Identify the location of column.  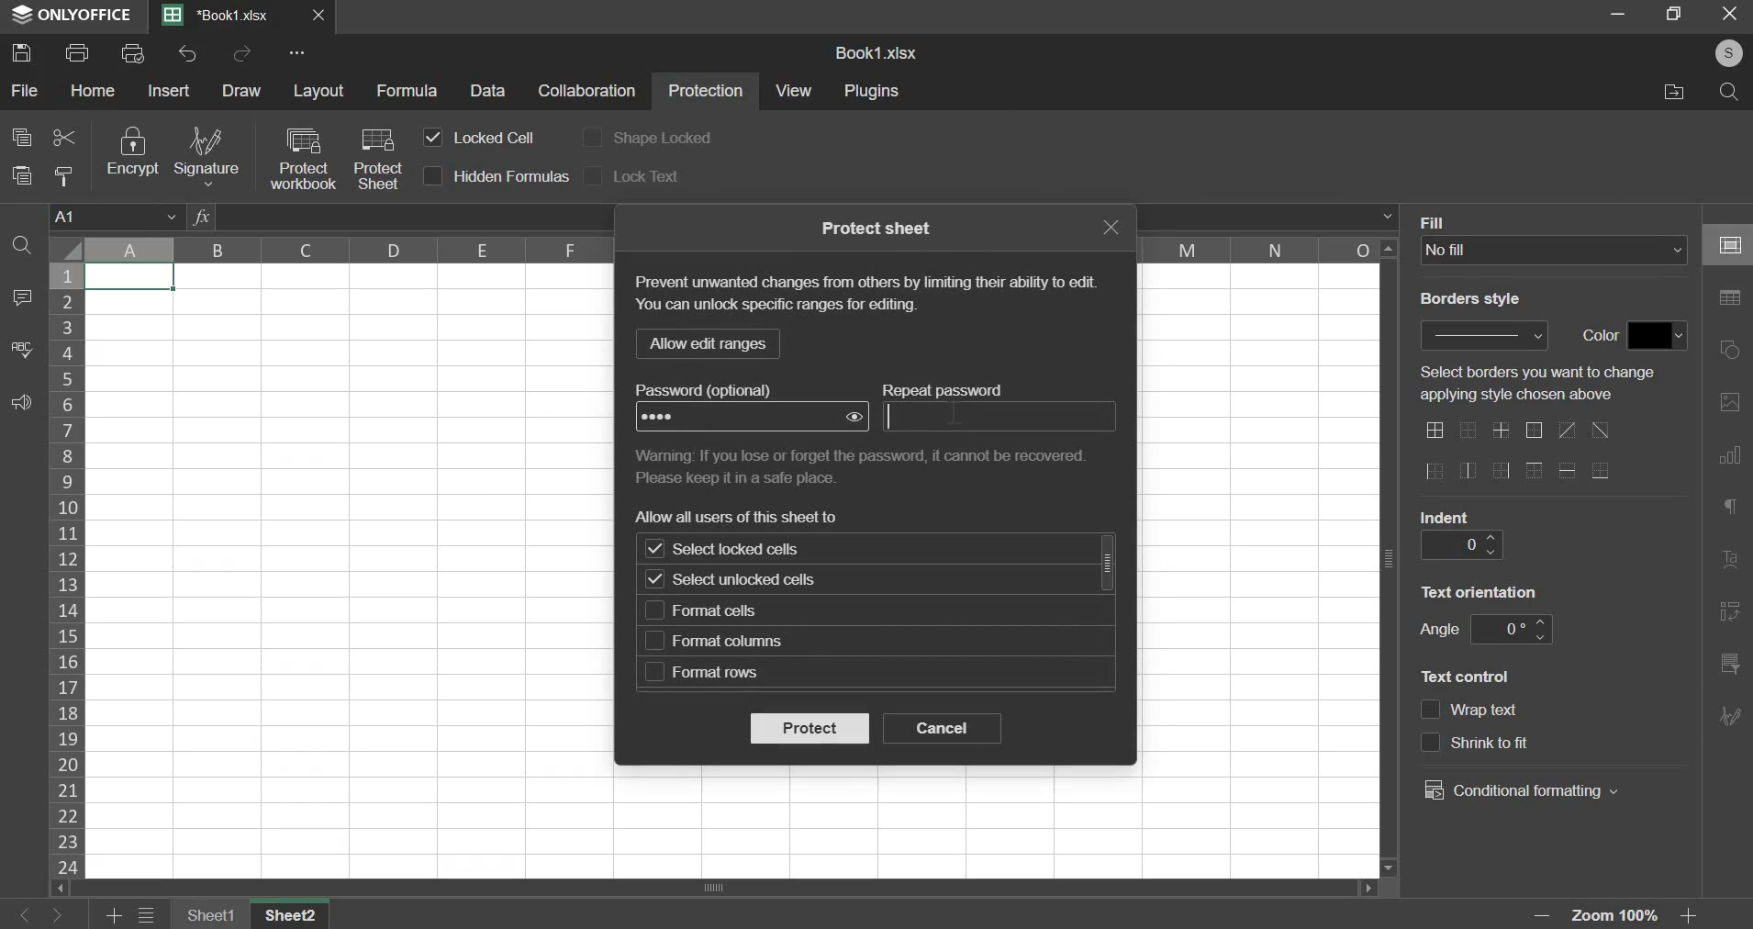
(342, 248).